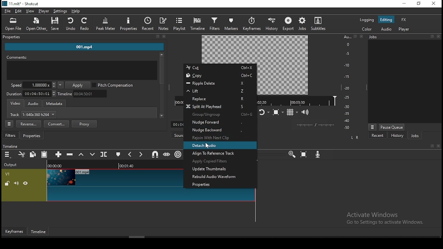 The image size is (443, 249). Describe the element at coordinates (418, 4) in the screenshot. I see `restore` at that location.